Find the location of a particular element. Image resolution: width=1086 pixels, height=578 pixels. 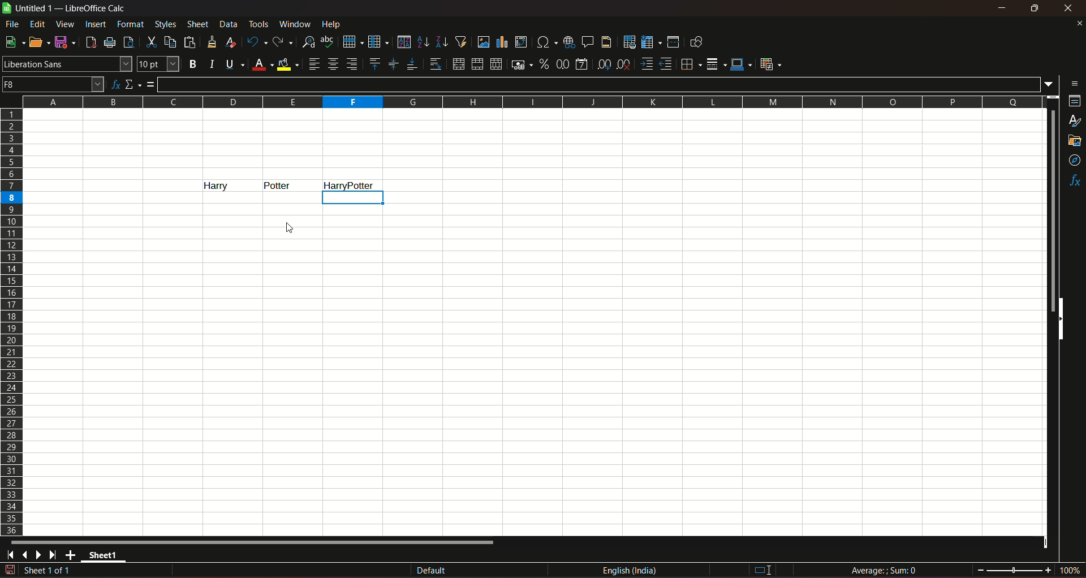

merge is located at coordinates (477, 64).